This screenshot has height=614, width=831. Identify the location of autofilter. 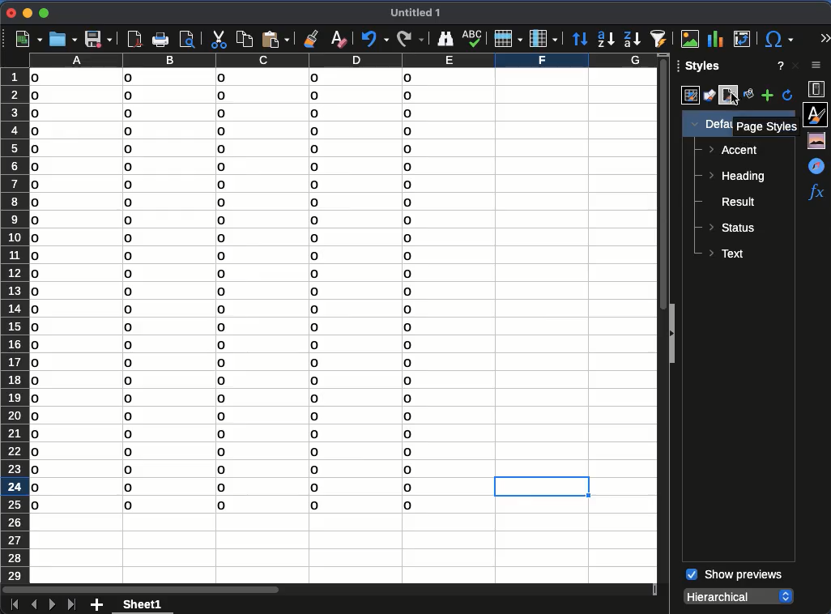
(659, 37).